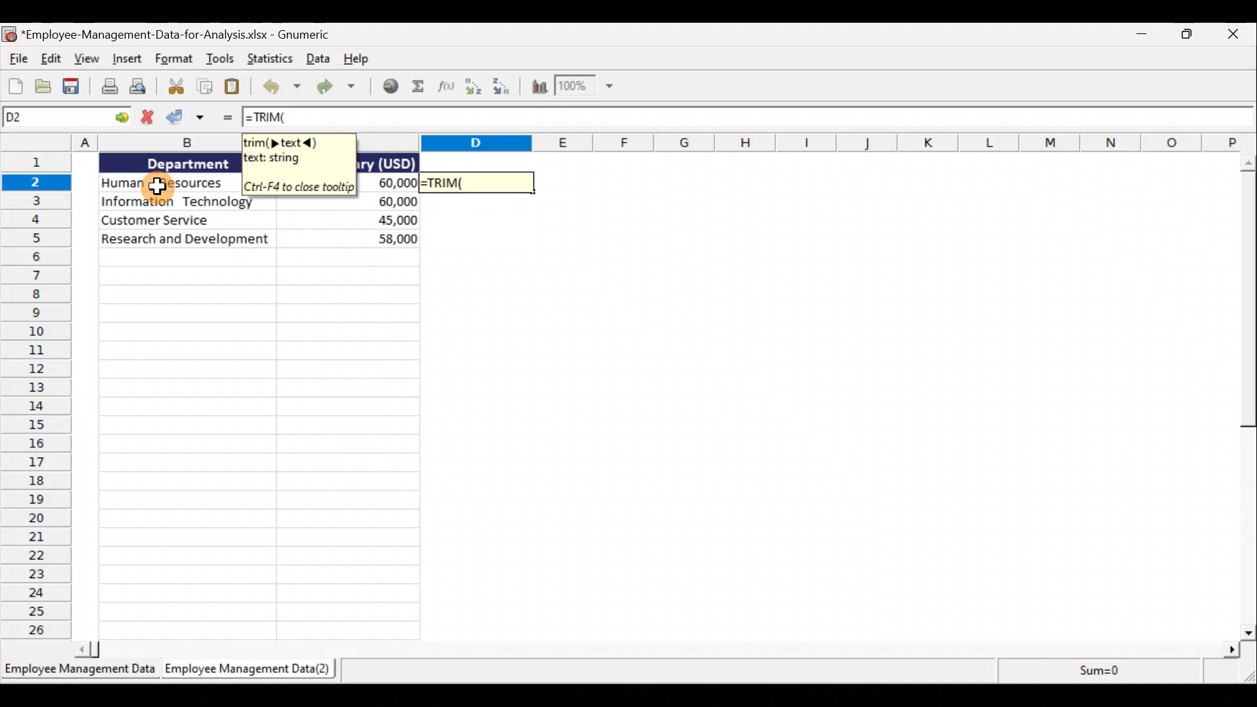 The height and width of the screenshot is (707, 1257). I want to click on =TRIM(, so click(274, 119).